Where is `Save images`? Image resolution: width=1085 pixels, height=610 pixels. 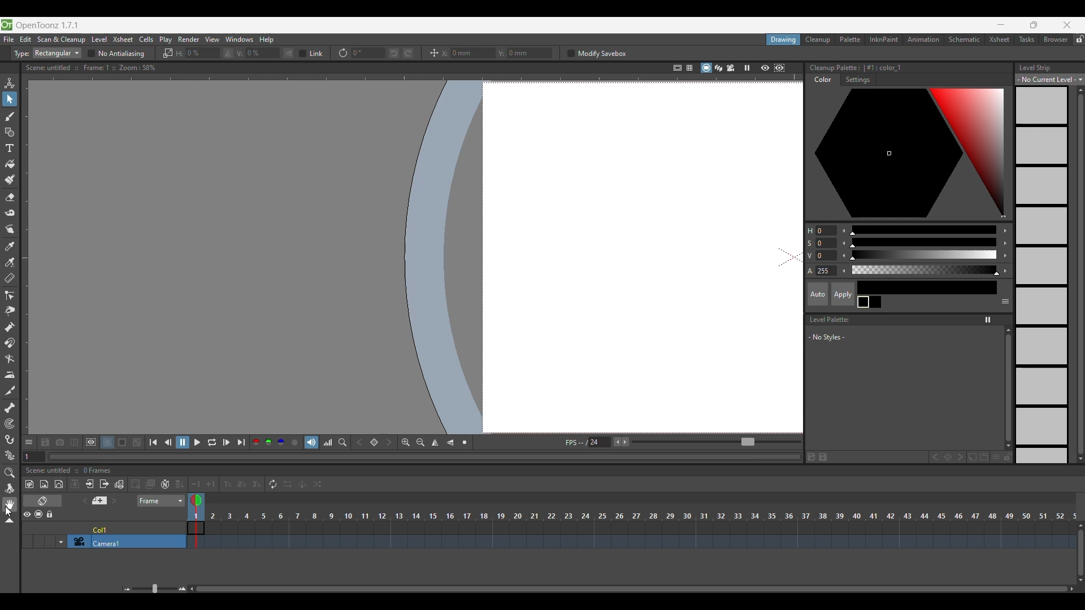 Save images is located at coordinates (45, 442).